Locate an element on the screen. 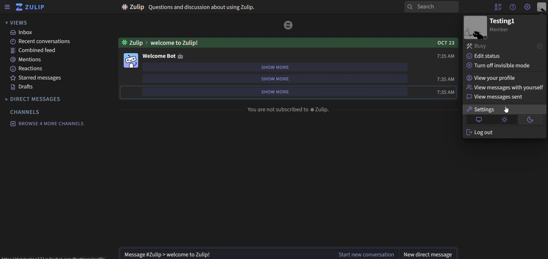 Image resolution: width=548 pixels, height=259 pixels. reactions is located at coordinates (29, 69).